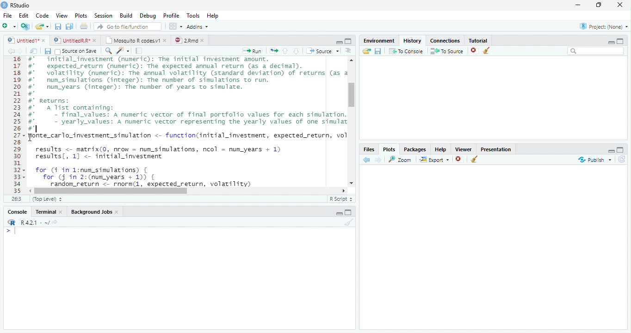  I want to click on Open in new window, so click(34, 51).